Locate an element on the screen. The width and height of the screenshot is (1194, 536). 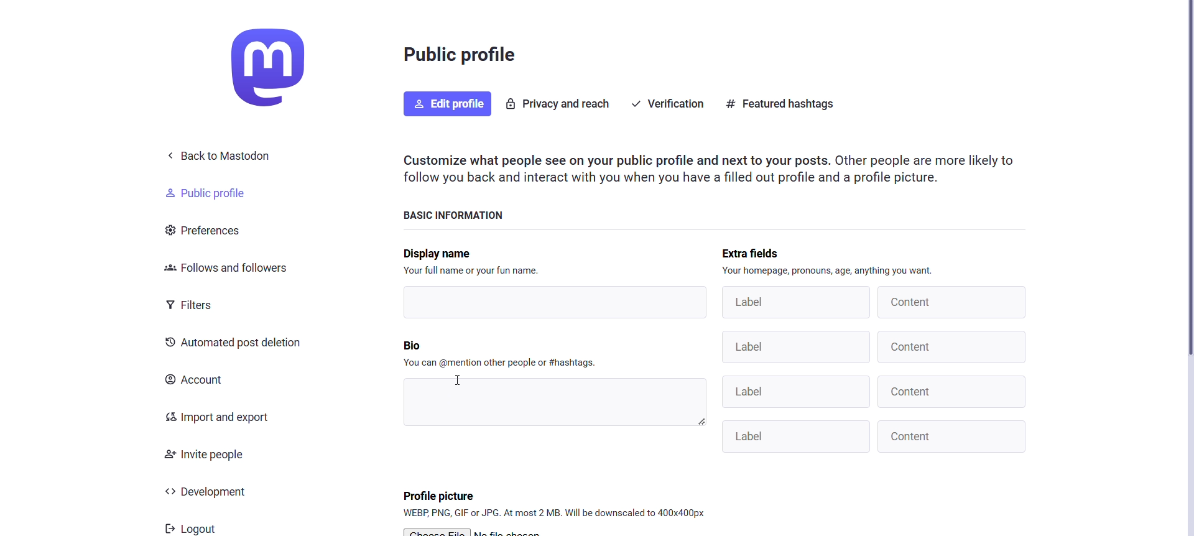
content is located at coordinates (953, 302).